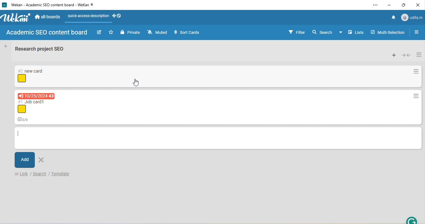 The height and width of the screenshot is (224, 425). Describe the element at coordinates (22, 78) in the screenshot. I see `icon` at that location.